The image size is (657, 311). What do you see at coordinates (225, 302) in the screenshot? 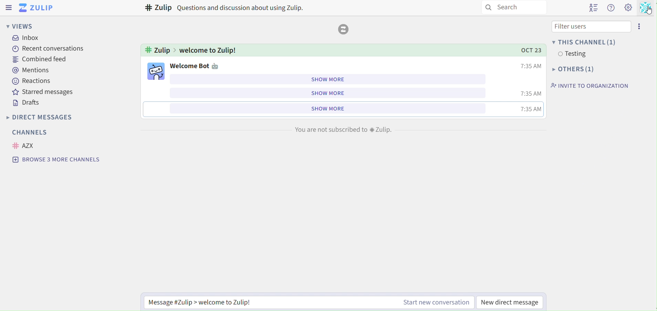
I see `Message #Zulip>welcome to Zulip` at bounding box center [225, 302].